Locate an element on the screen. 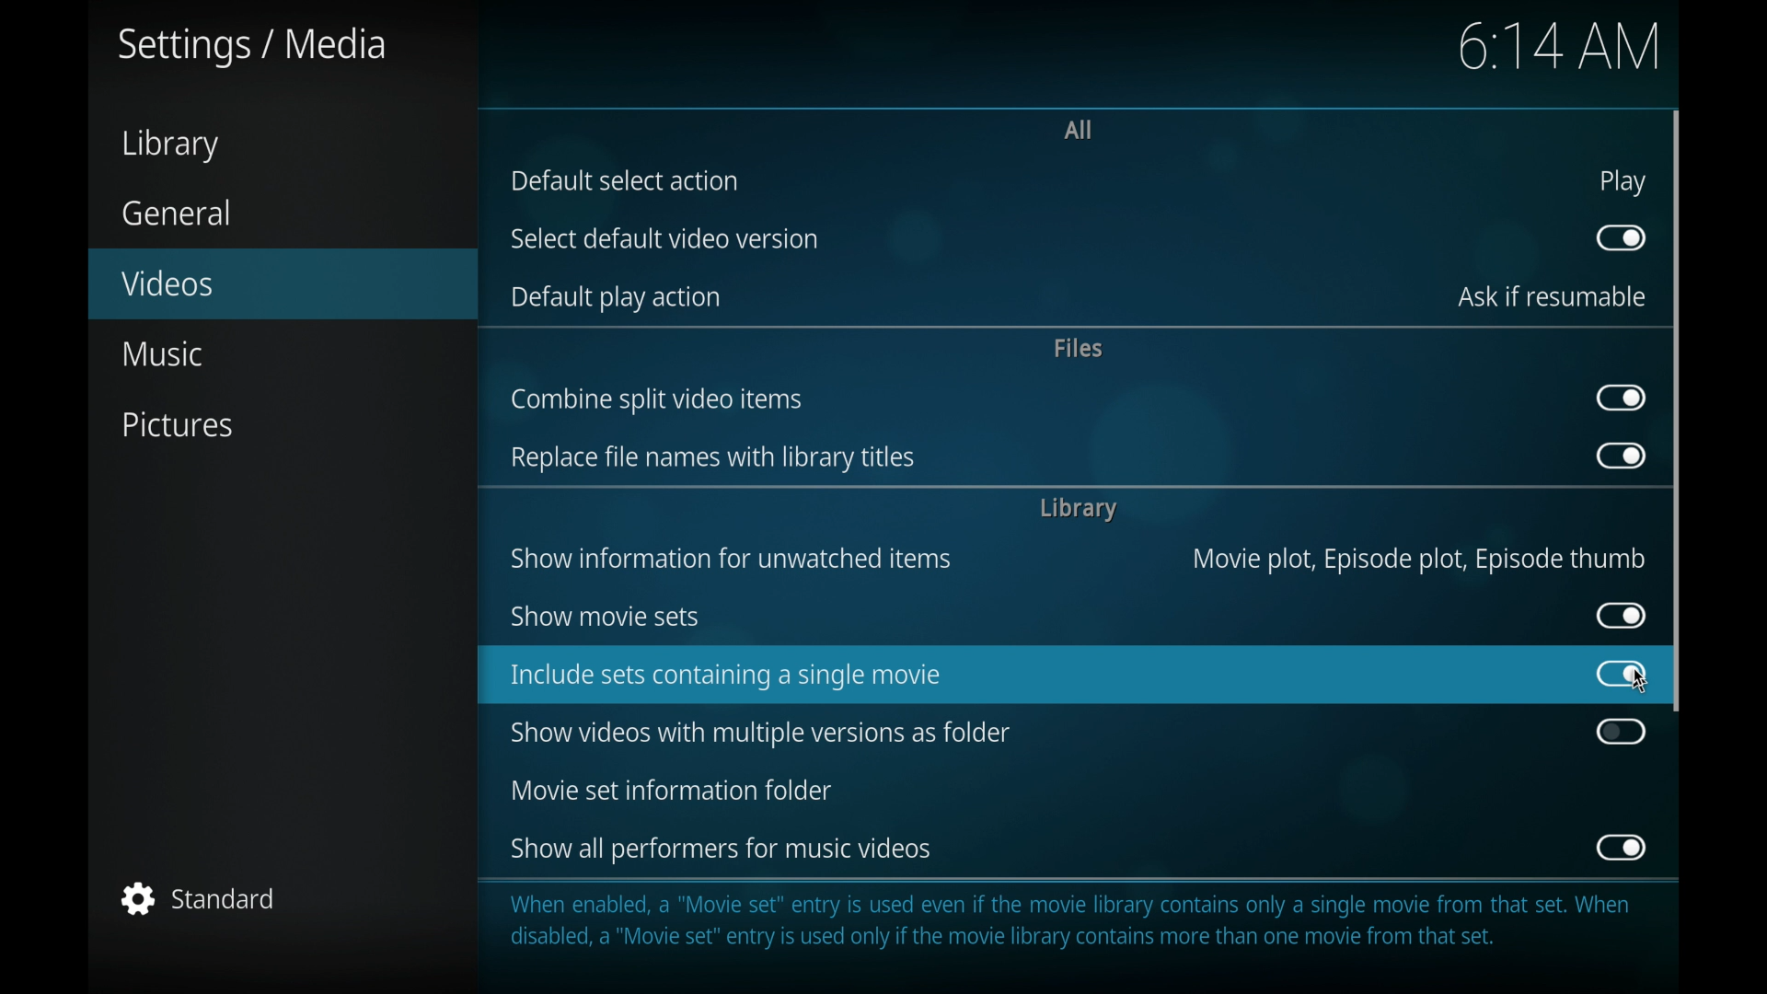 This screenshot has width=1767, height=994. library is located at coordinates (1078, 509).